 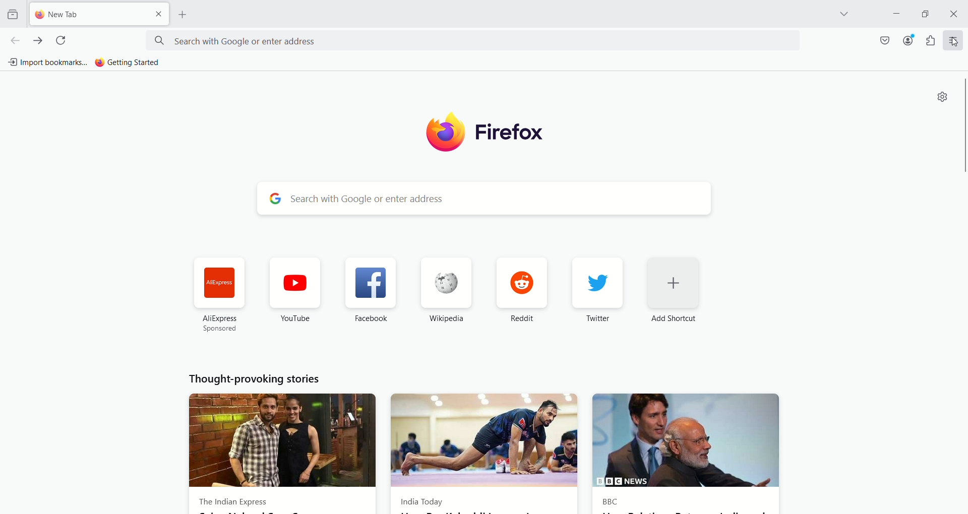 I want to click on search, so click(x=473, y=41).